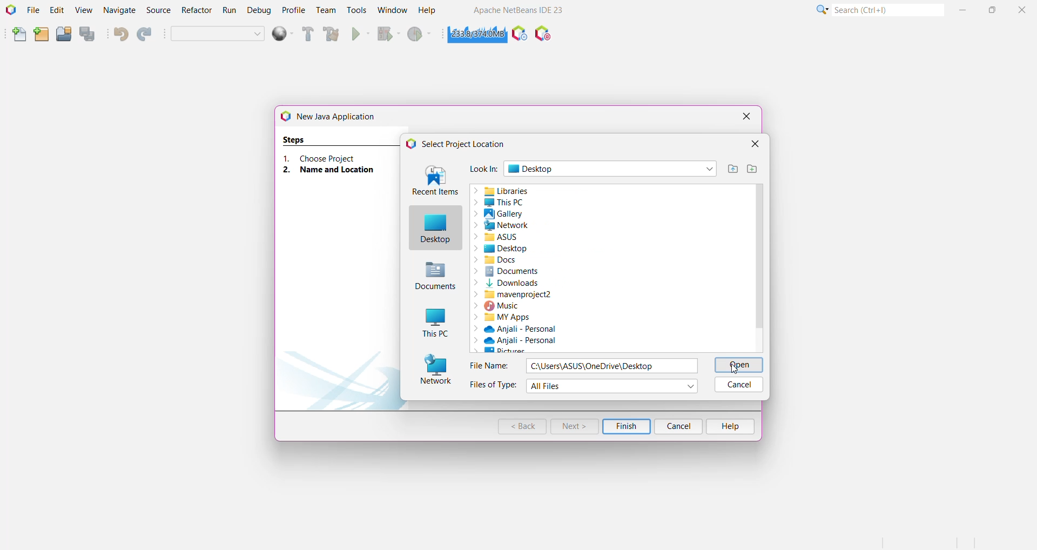 The width and height of the screenshot is (1037, 550). Describe the element at coordinates (520, 11) in the screenshot. I see `Application Name and Version` at that location.